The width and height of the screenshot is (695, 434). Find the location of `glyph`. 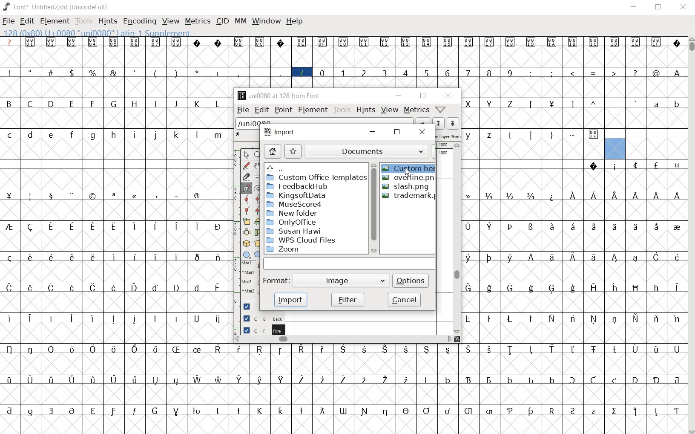

glyph is located at coordinates (635, 196).